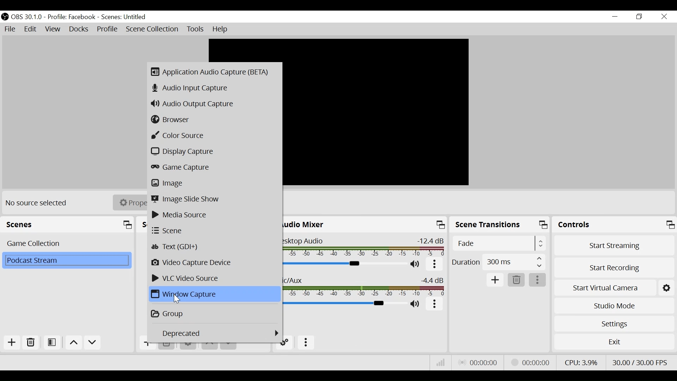 The height and width of the screenshot is (381, 677). Describe the element at coordinates (188, 346) in the screenshot. I see `Settings` at that location.